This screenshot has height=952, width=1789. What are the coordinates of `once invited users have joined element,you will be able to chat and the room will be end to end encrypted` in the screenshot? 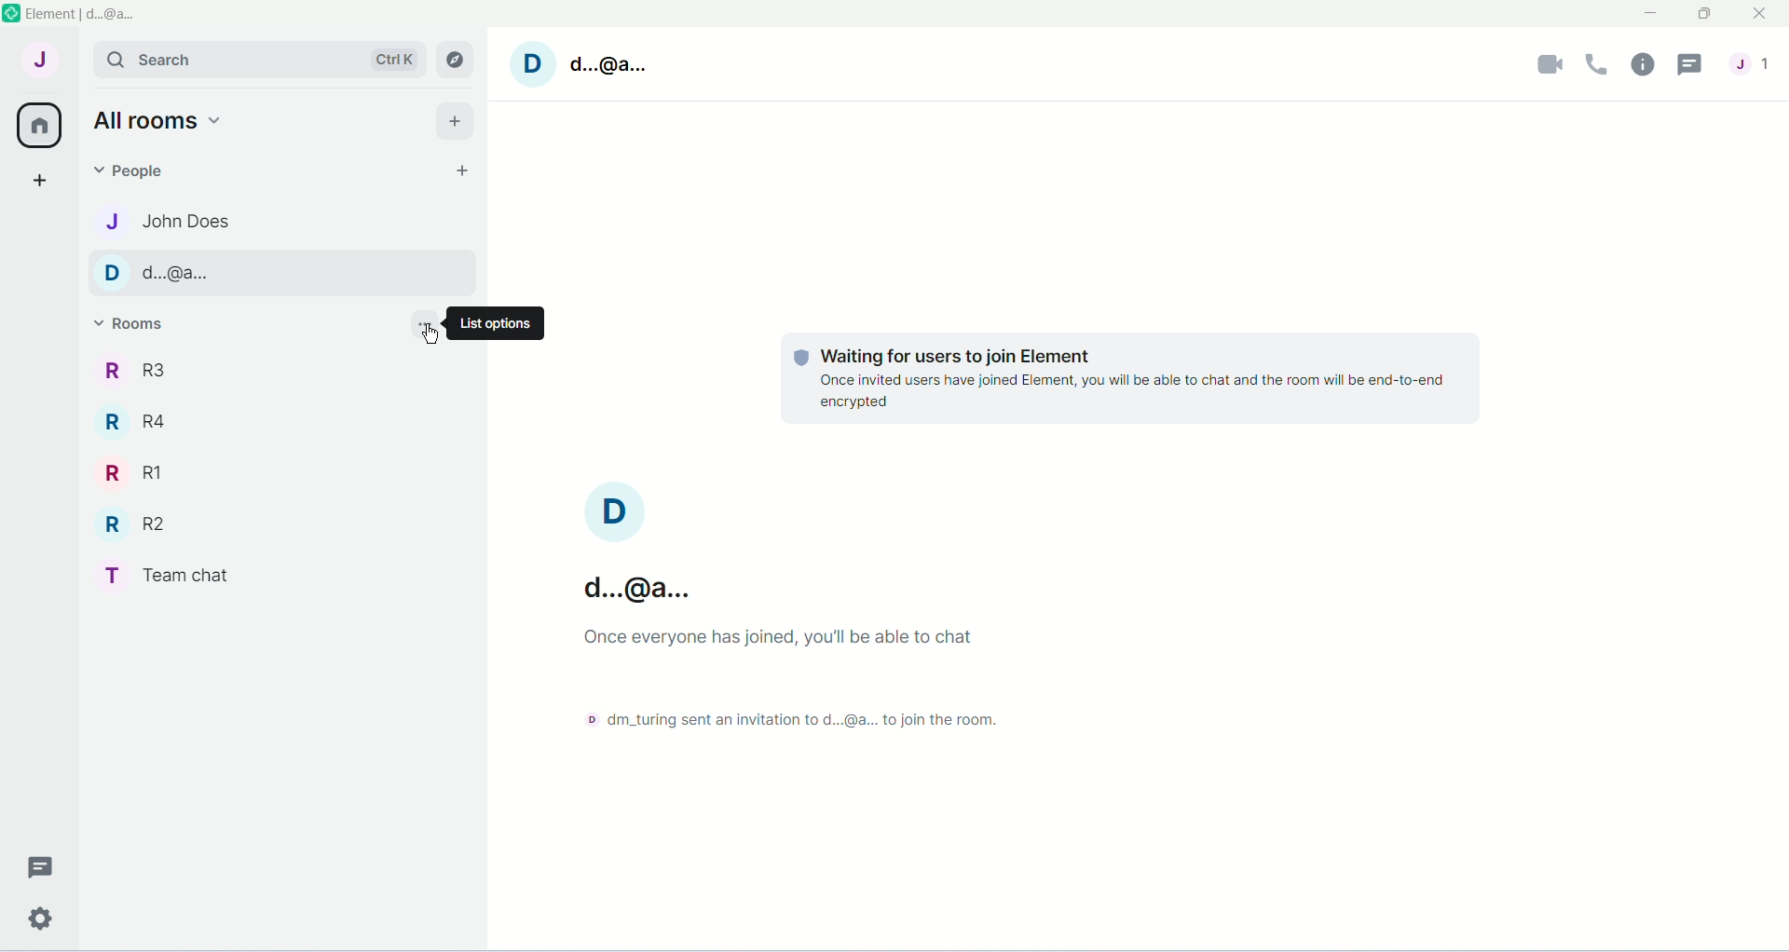 It's located at (1132, 391).